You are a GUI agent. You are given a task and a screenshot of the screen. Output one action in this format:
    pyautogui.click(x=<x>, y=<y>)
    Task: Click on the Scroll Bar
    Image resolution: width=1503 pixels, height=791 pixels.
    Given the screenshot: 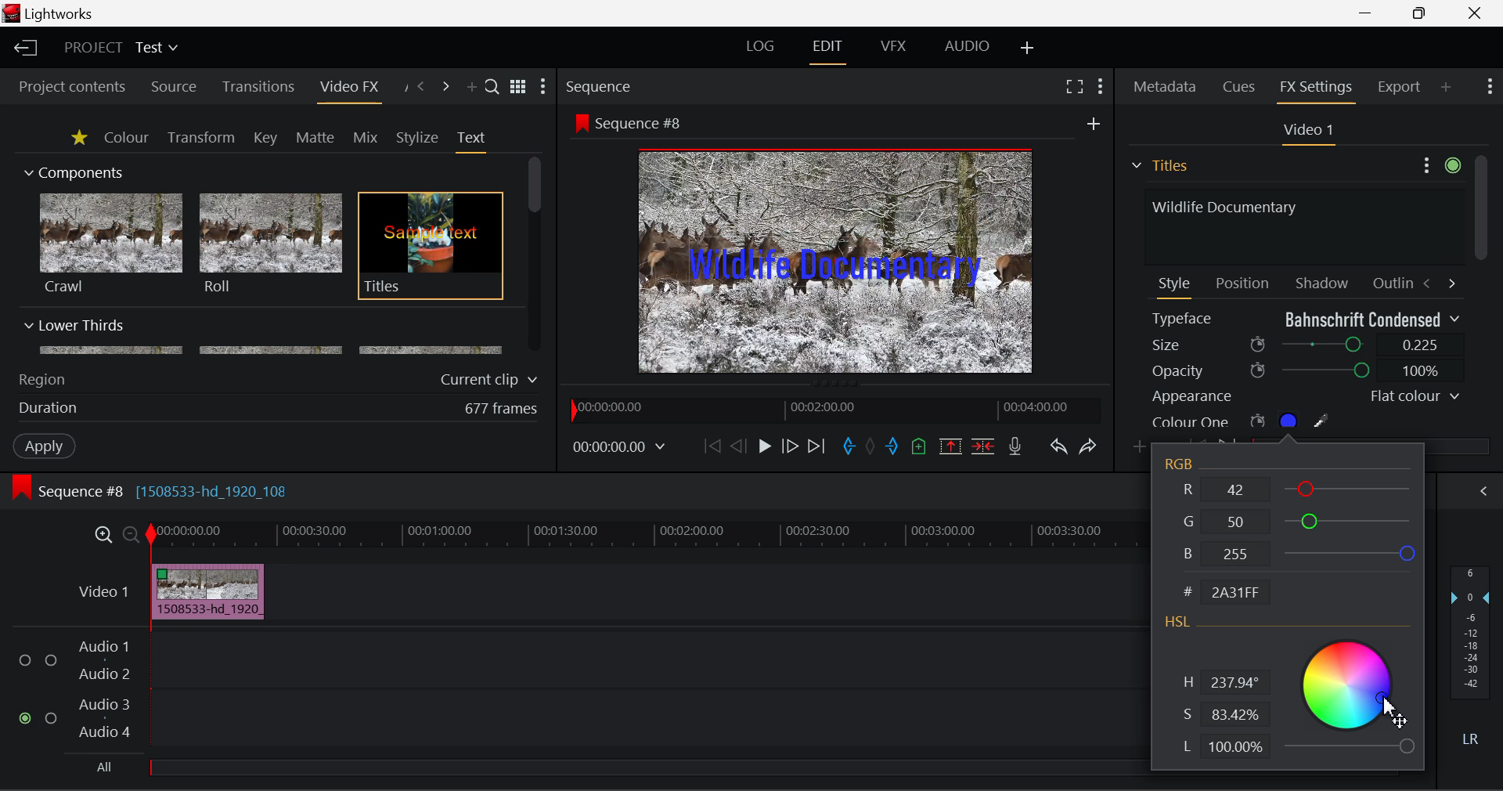 What is the action you would take?
    pyautogui.click(x=535, y=256)
    